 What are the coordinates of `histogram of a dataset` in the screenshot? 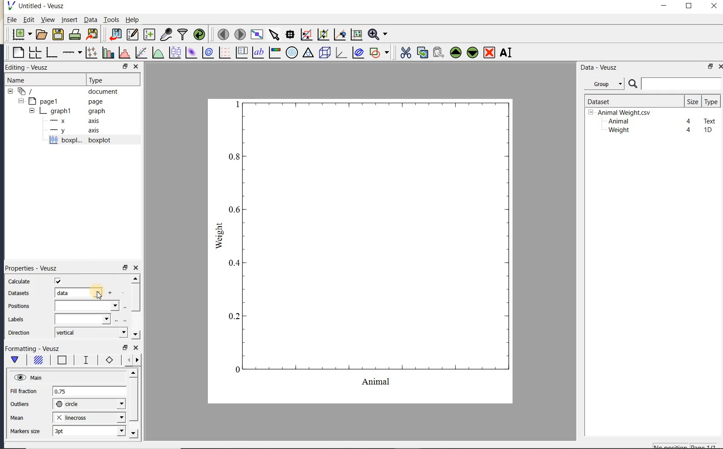 It's located at (124, 52).